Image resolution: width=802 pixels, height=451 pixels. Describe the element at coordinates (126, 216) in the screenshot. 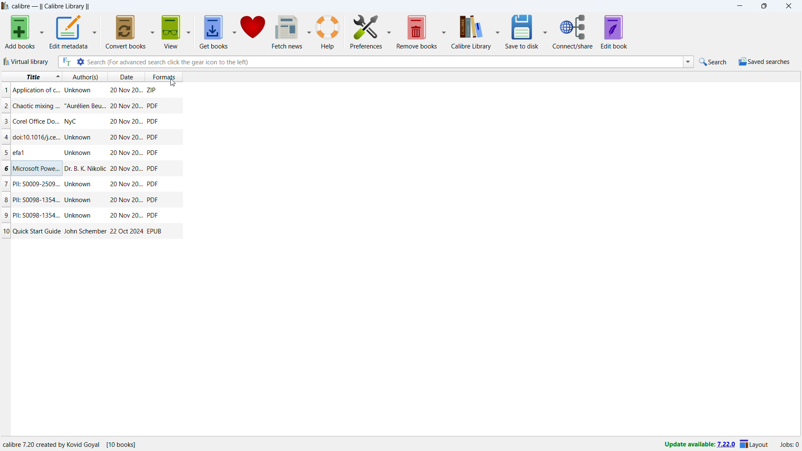

I see `date` at that location.